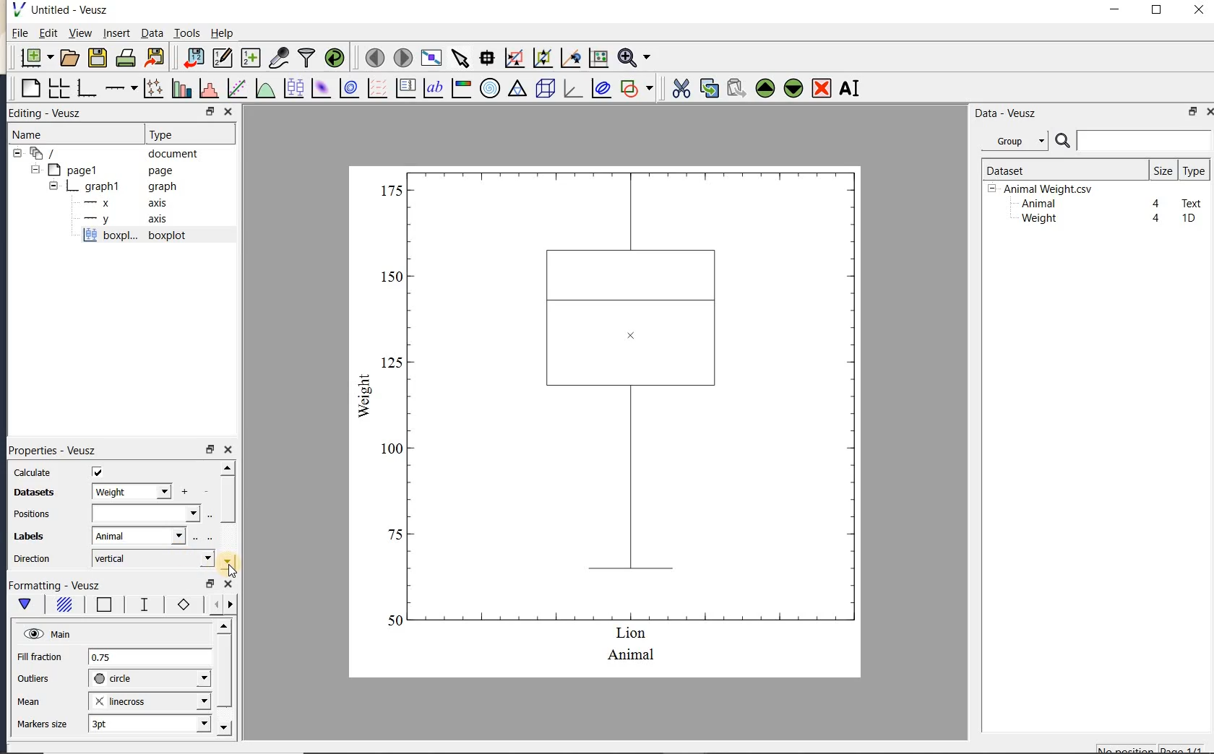 The image size is (1214, 754). Describe the element at coordinates (46, 35) in the screenshot. I see `Edit` at that location.